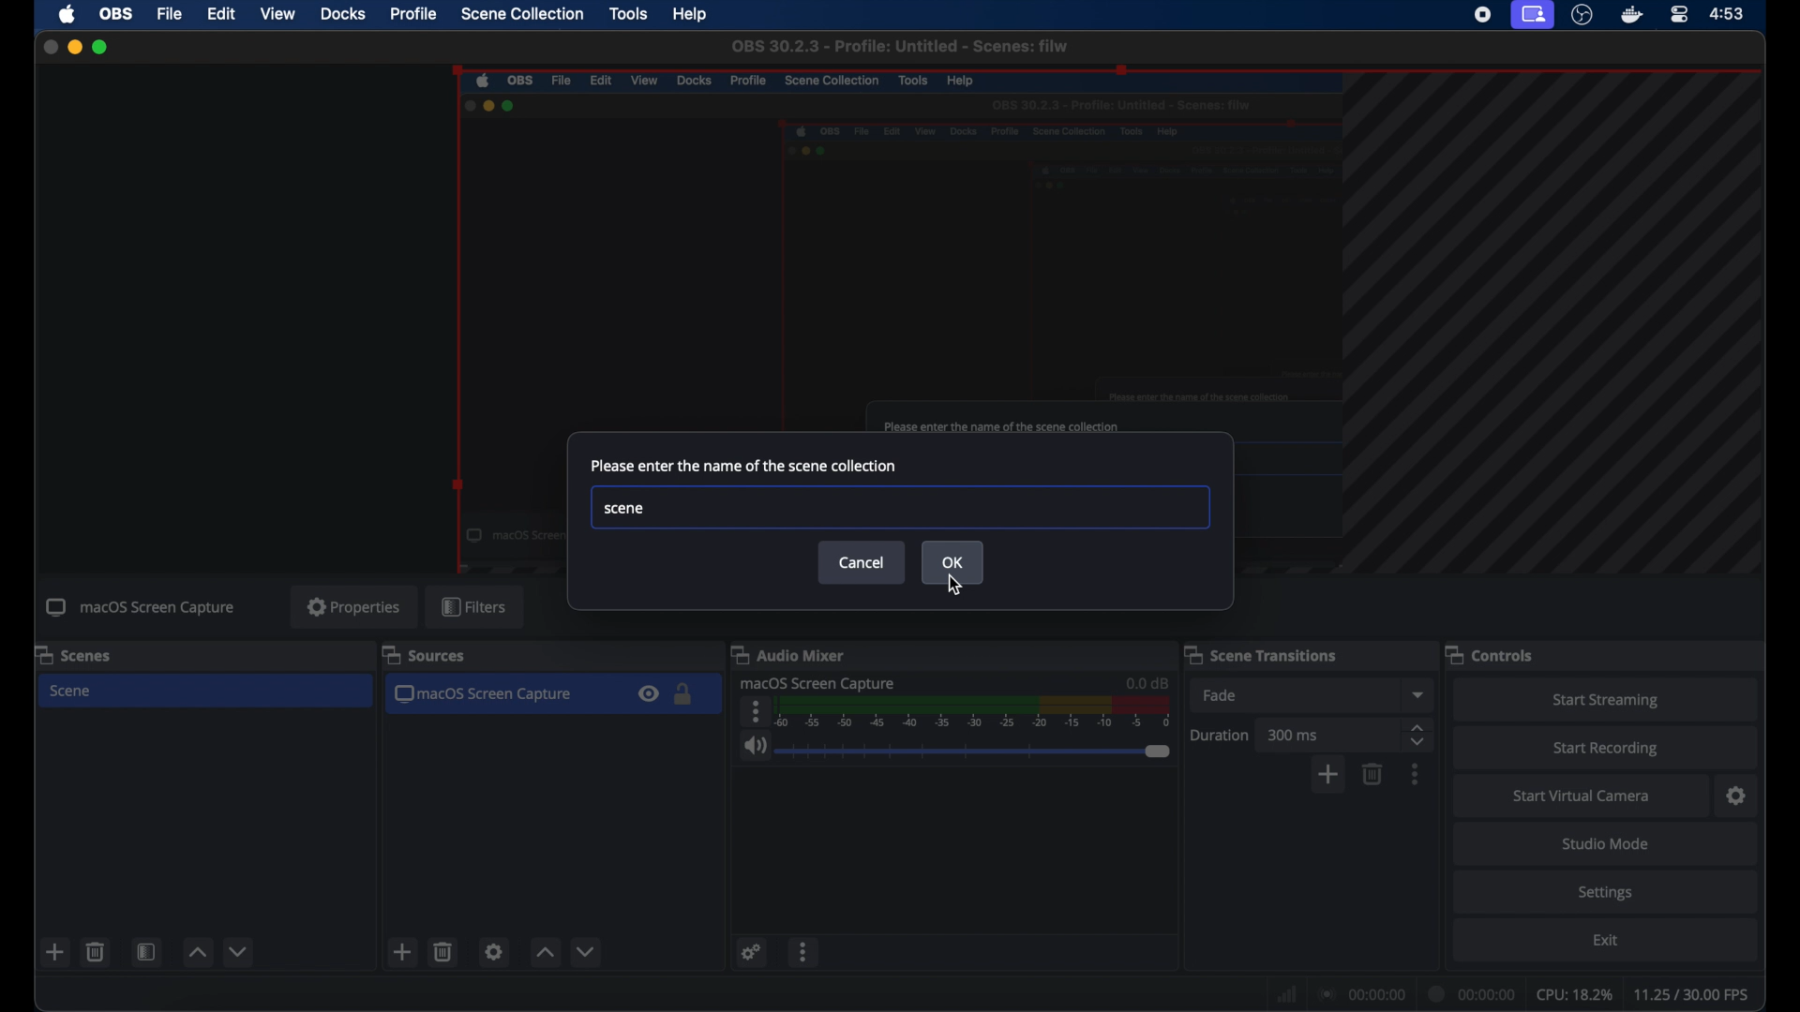  What do you see at coordinates (1285, 992) in the screenshot?
I see `network` at bounding box center [1285, 992].